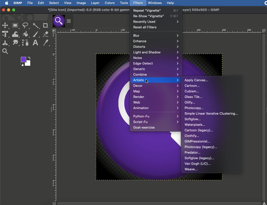  What do you see at coordinates (5, 34) in the screenshot?
I see `Unified transformation` at bounding box center [5, 34].